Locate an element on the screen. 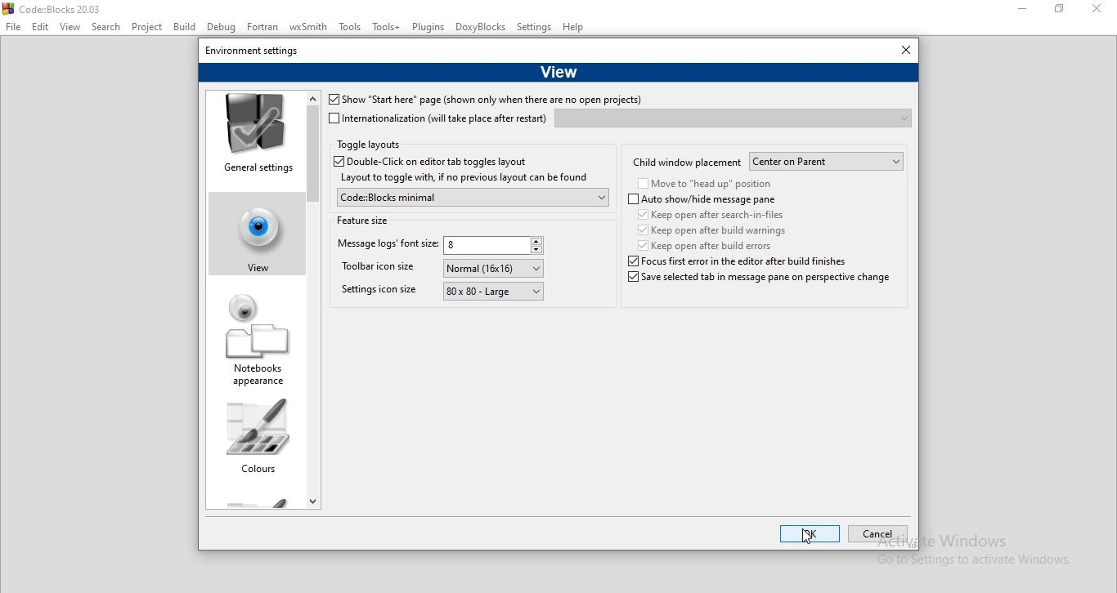 Image resolution: width=1117 pixels, height=593 pixels. Toggle layouts is located at coordinates (369, 145).